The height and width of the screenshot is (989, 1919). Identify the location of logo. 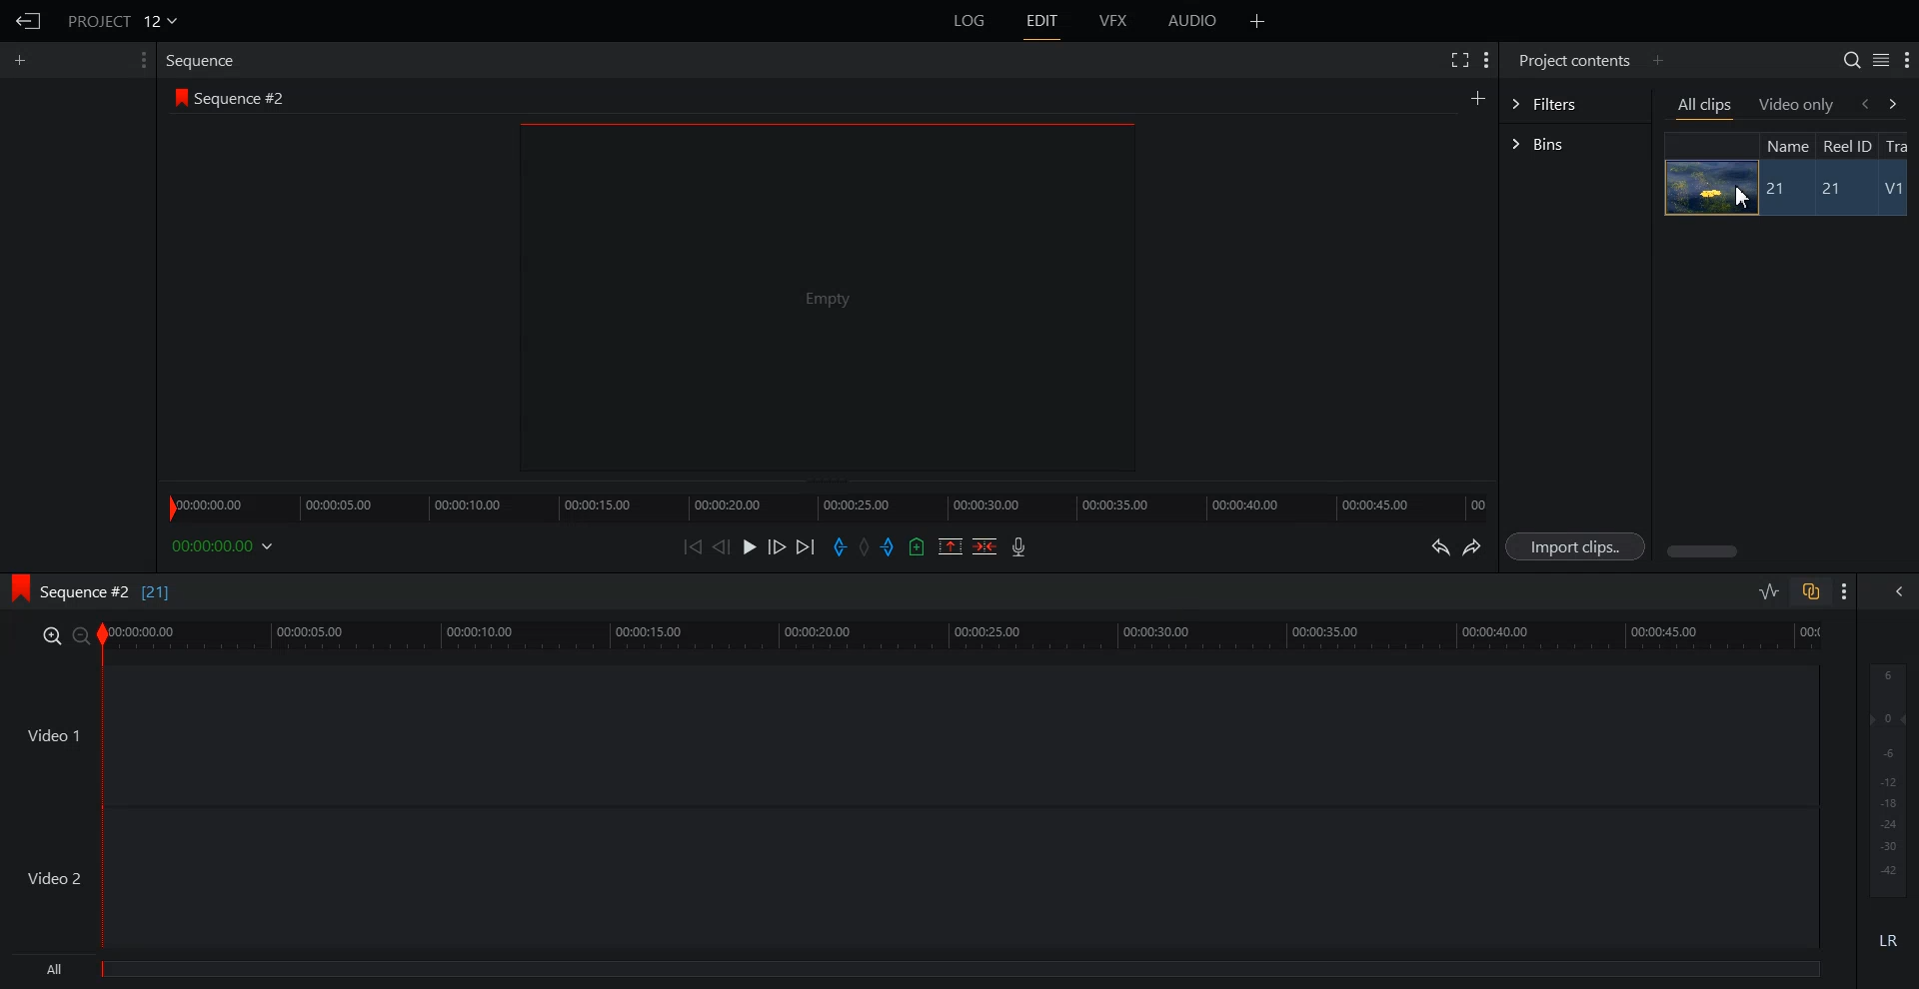
(14, 585).